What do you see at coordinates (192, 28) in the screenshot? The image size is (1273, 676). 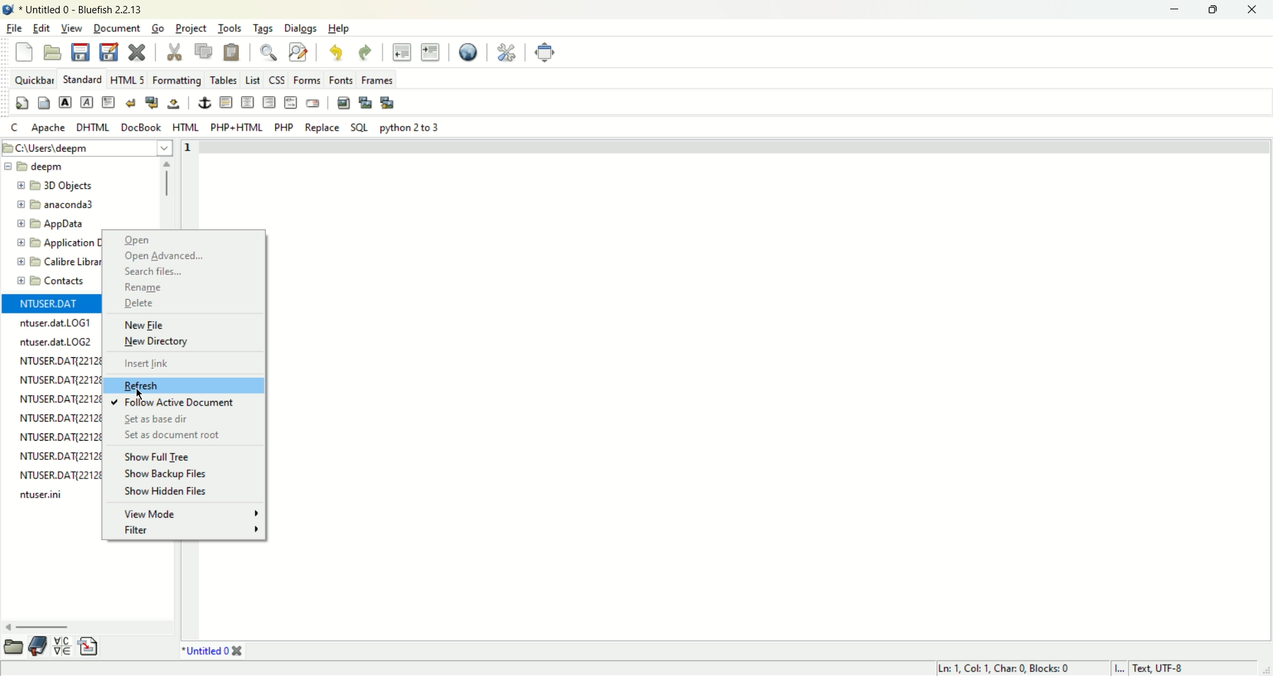 I see `project` at bounding box center [192, 28].